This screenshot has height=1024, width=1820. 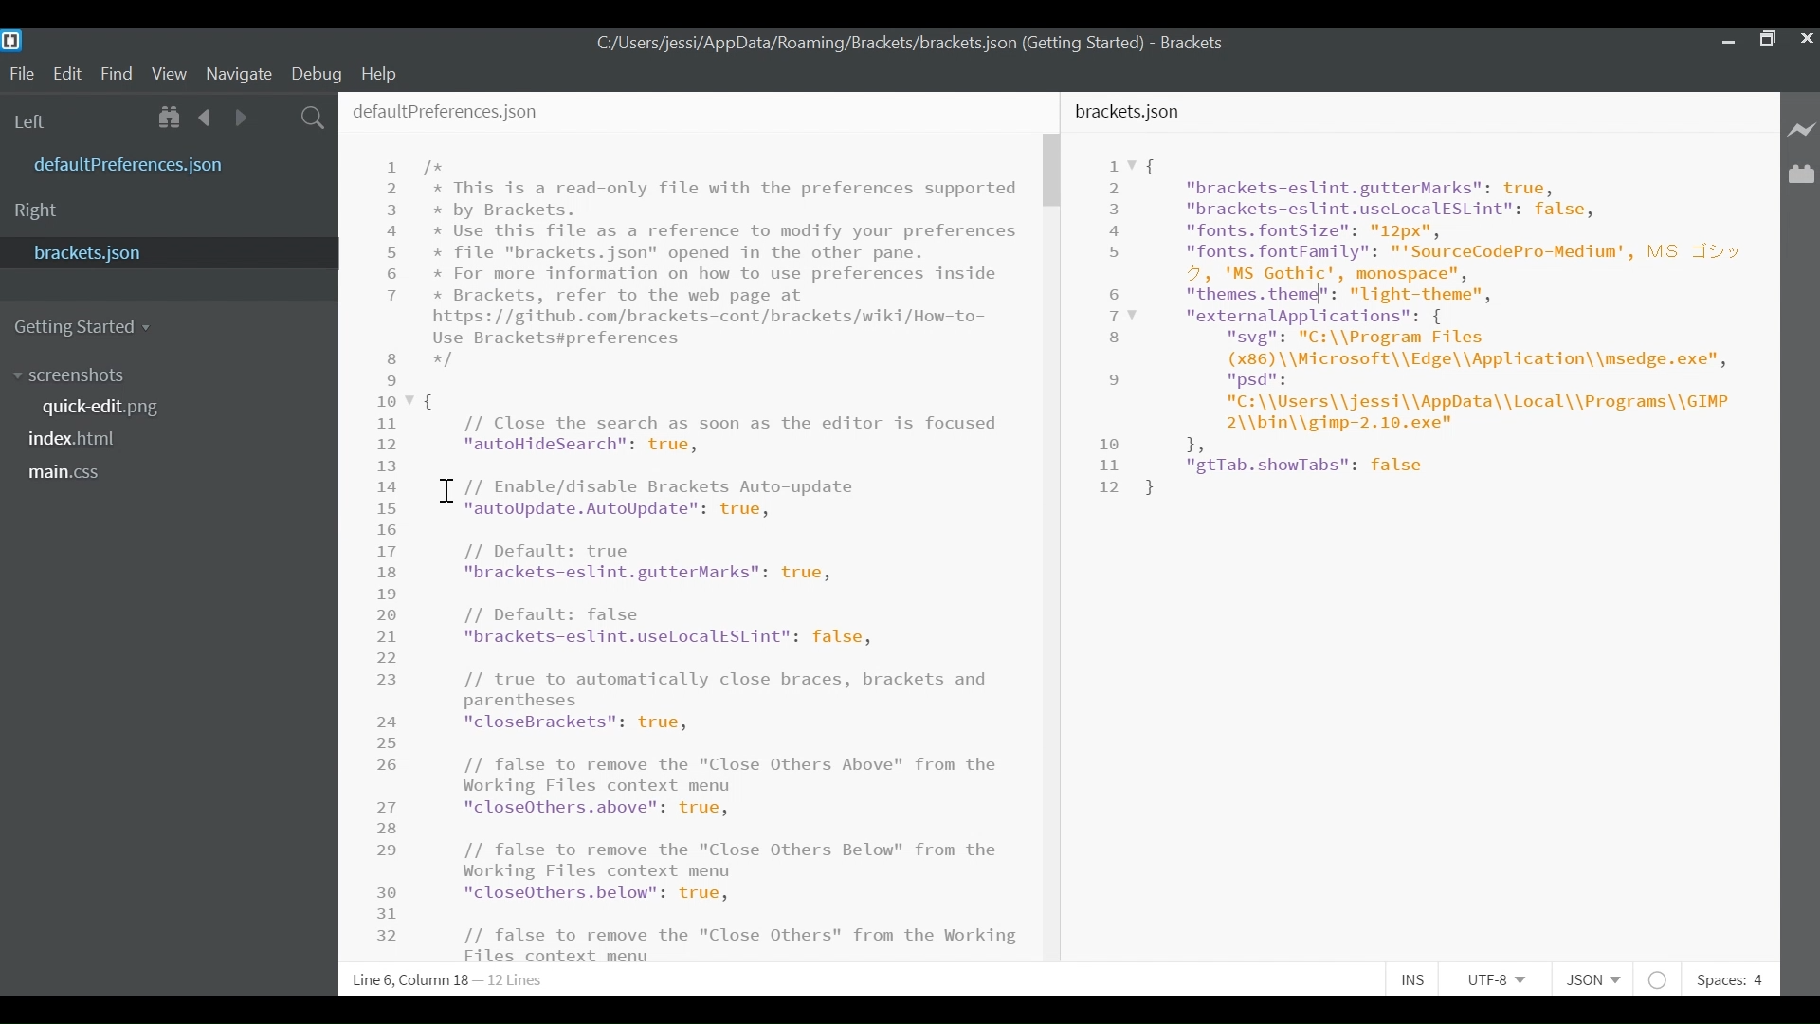 I want to click on Show Files in tree, so click(x=172, y=117).